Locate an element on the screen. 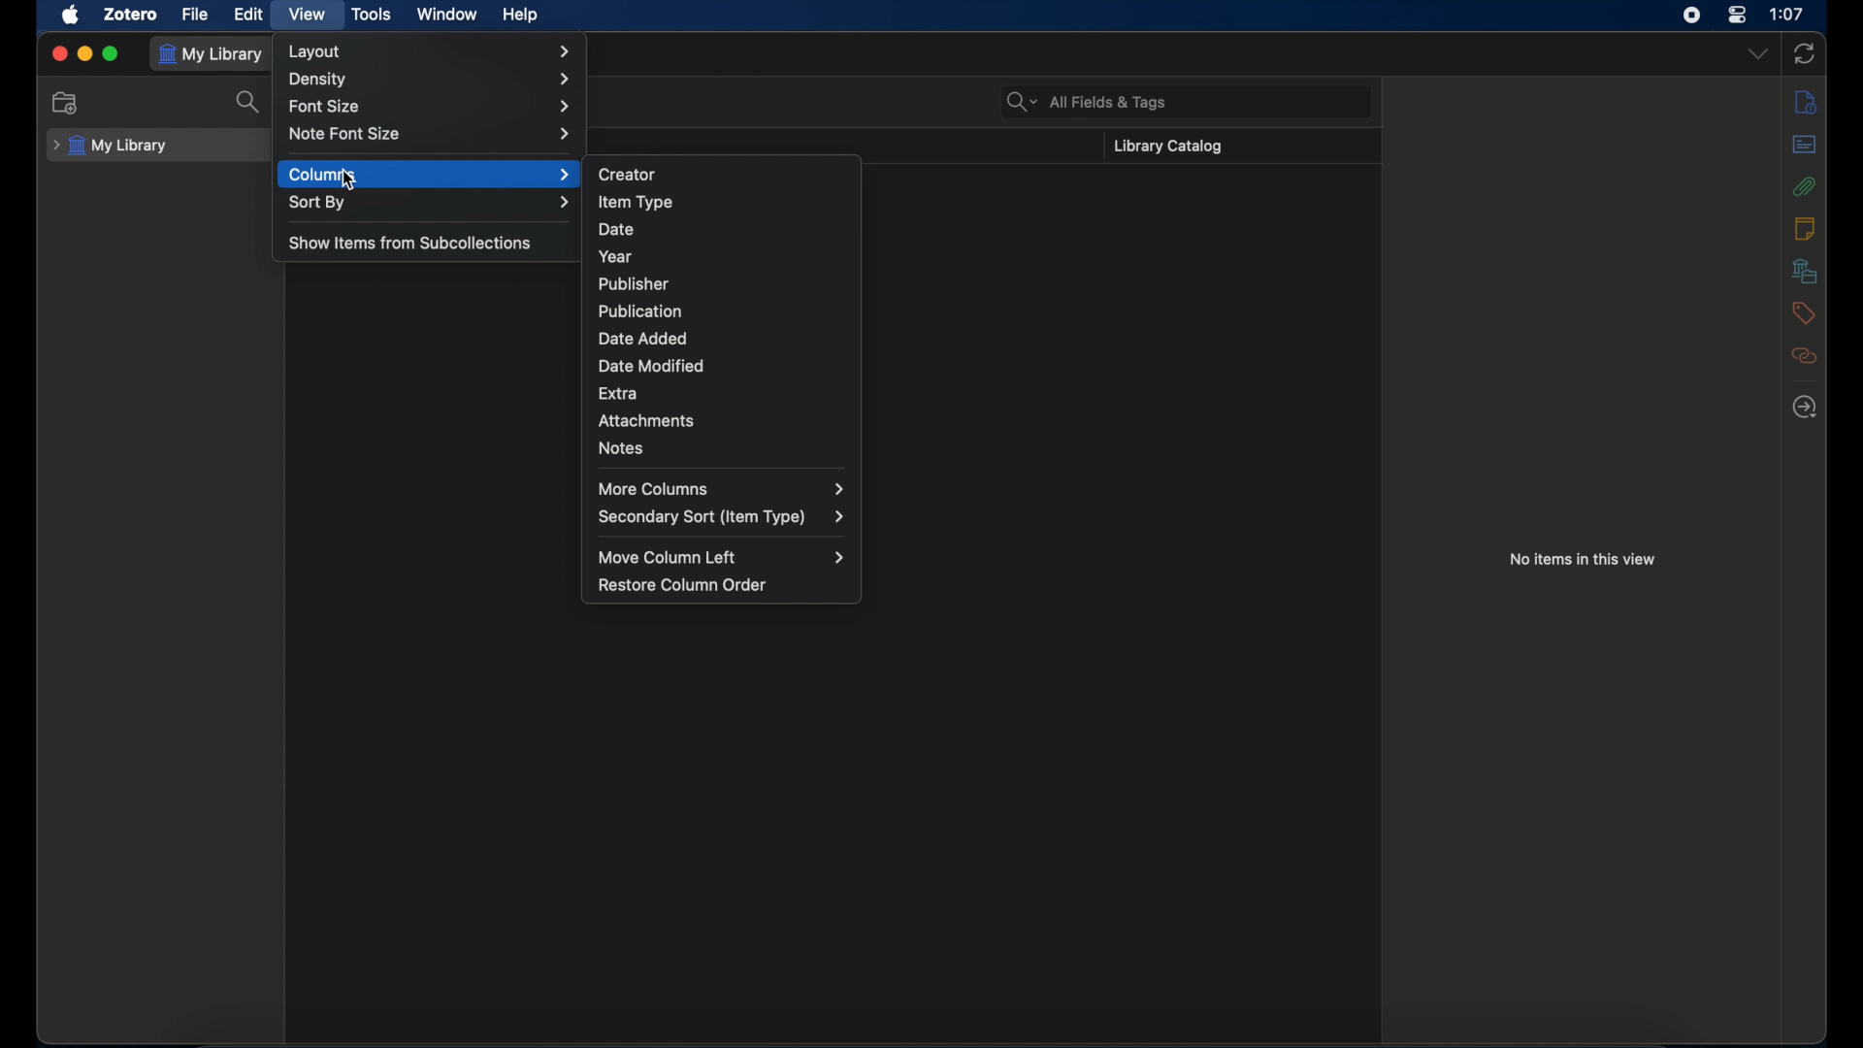  sync is located at coordinates (1804, 53).